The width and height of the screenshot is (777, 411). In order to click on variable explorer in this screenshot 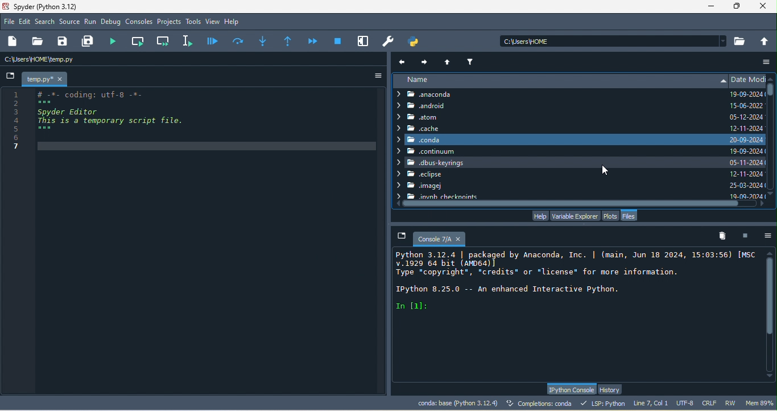, I will do `click(575, 215)`.